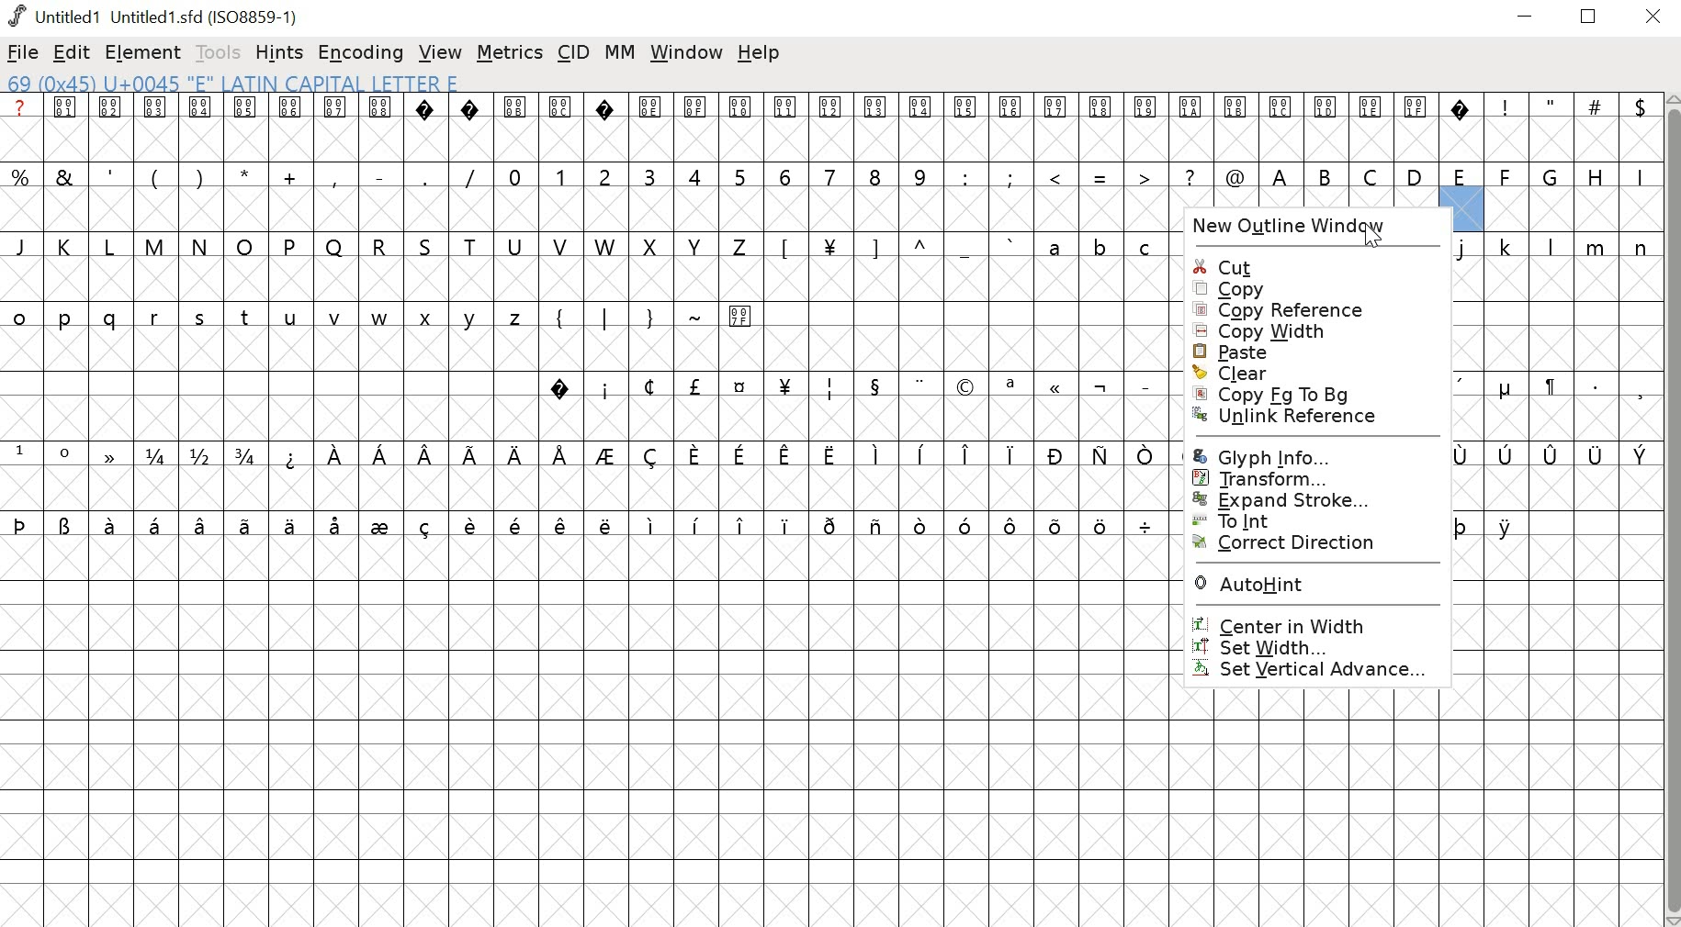 The height and width of the screenshot is (927, 1681). I want to click on lowercase alphabets, so click(268, 318).